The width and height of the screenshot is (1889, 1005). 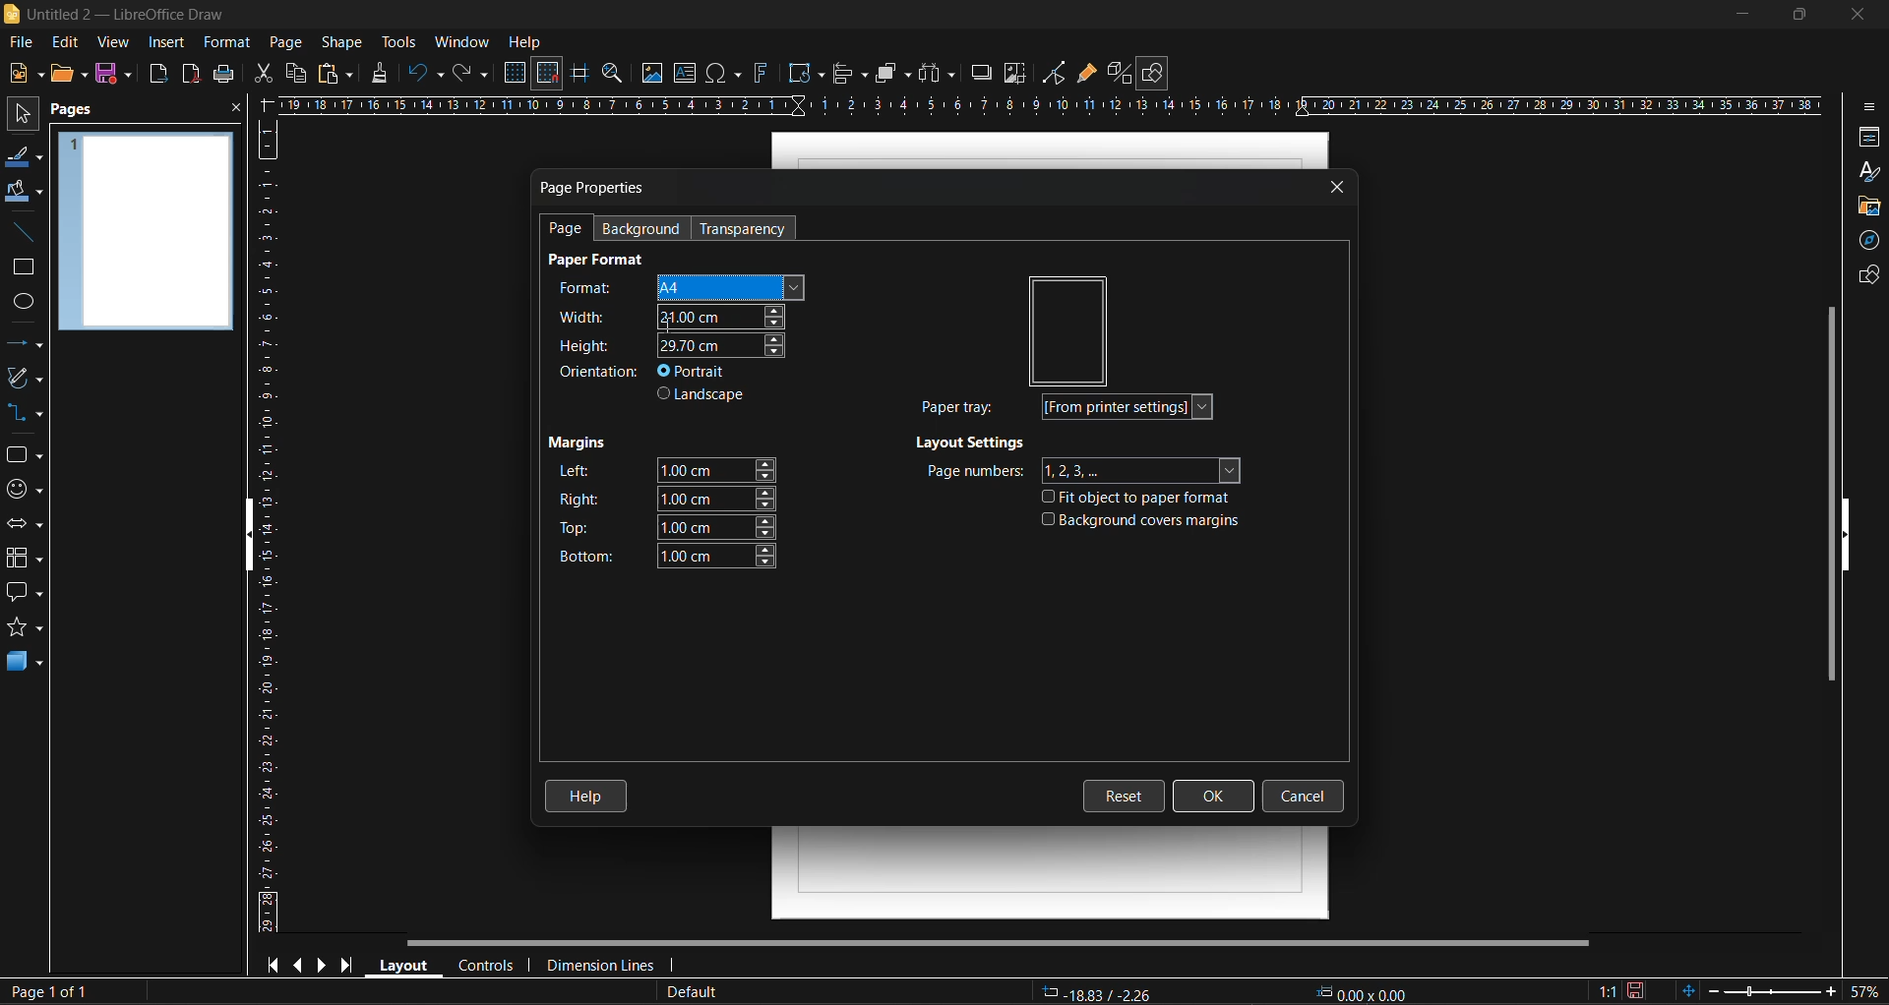 What do you see at coordinates (47, 989) in the screenshot?
I see `page number` at bounding box center [47, 989].